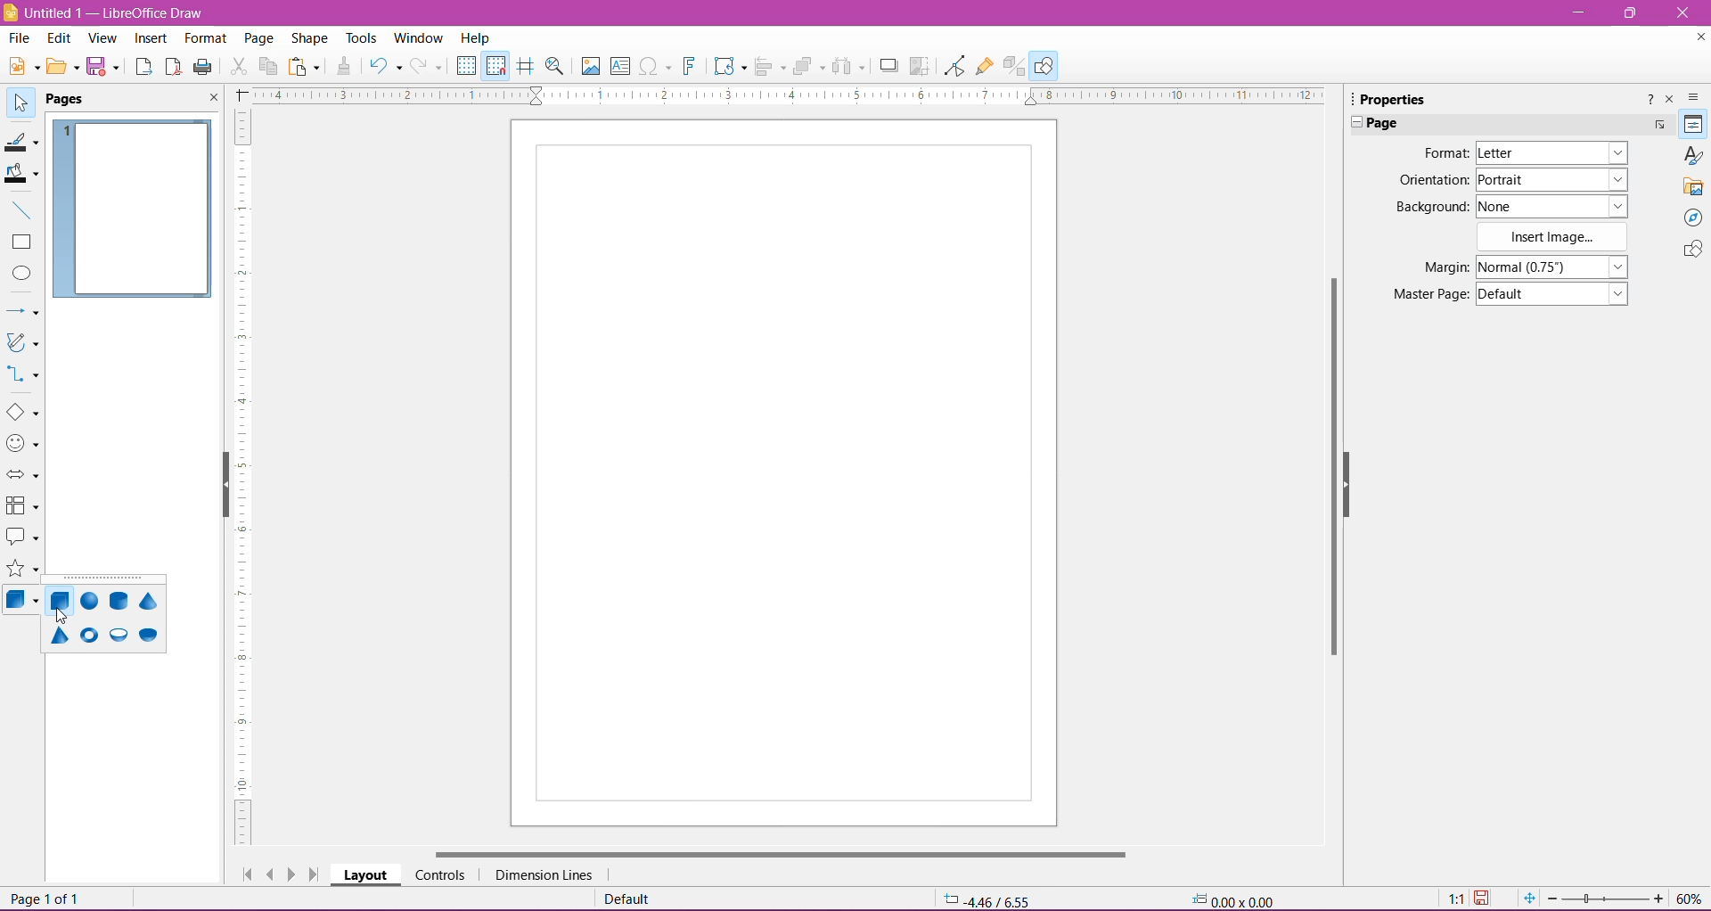 This screenshot has height=911, width=1711. Describe the element at coordinates (526, 66) in the screenshot. I see `Helplines while moving` at that location.